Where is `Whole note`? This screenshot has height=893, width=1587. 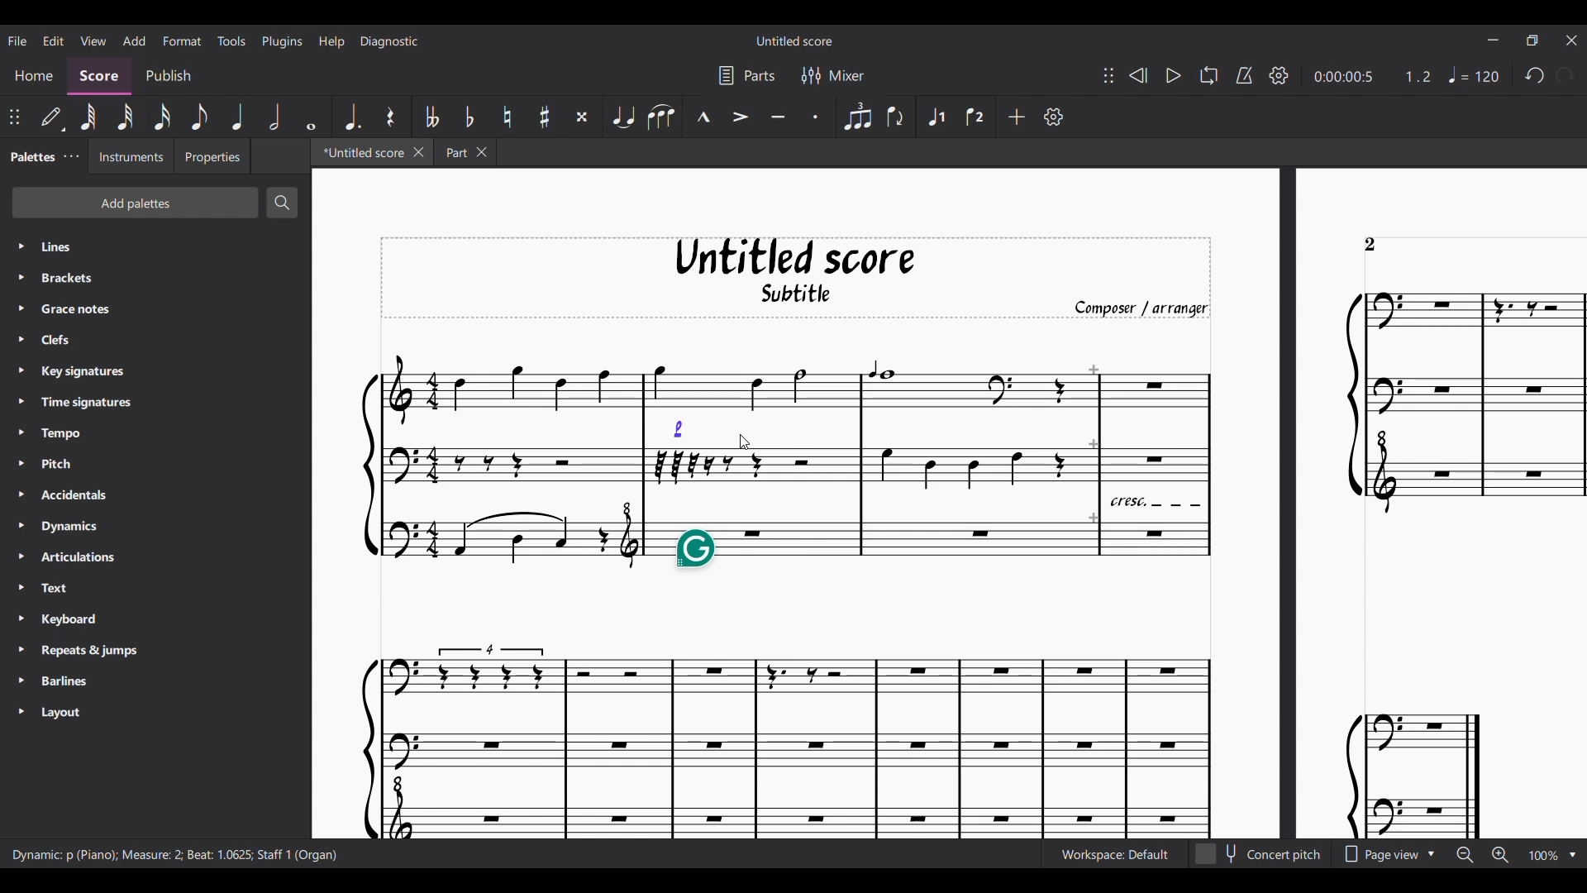
Whole note is located at coordinates (311, 116).